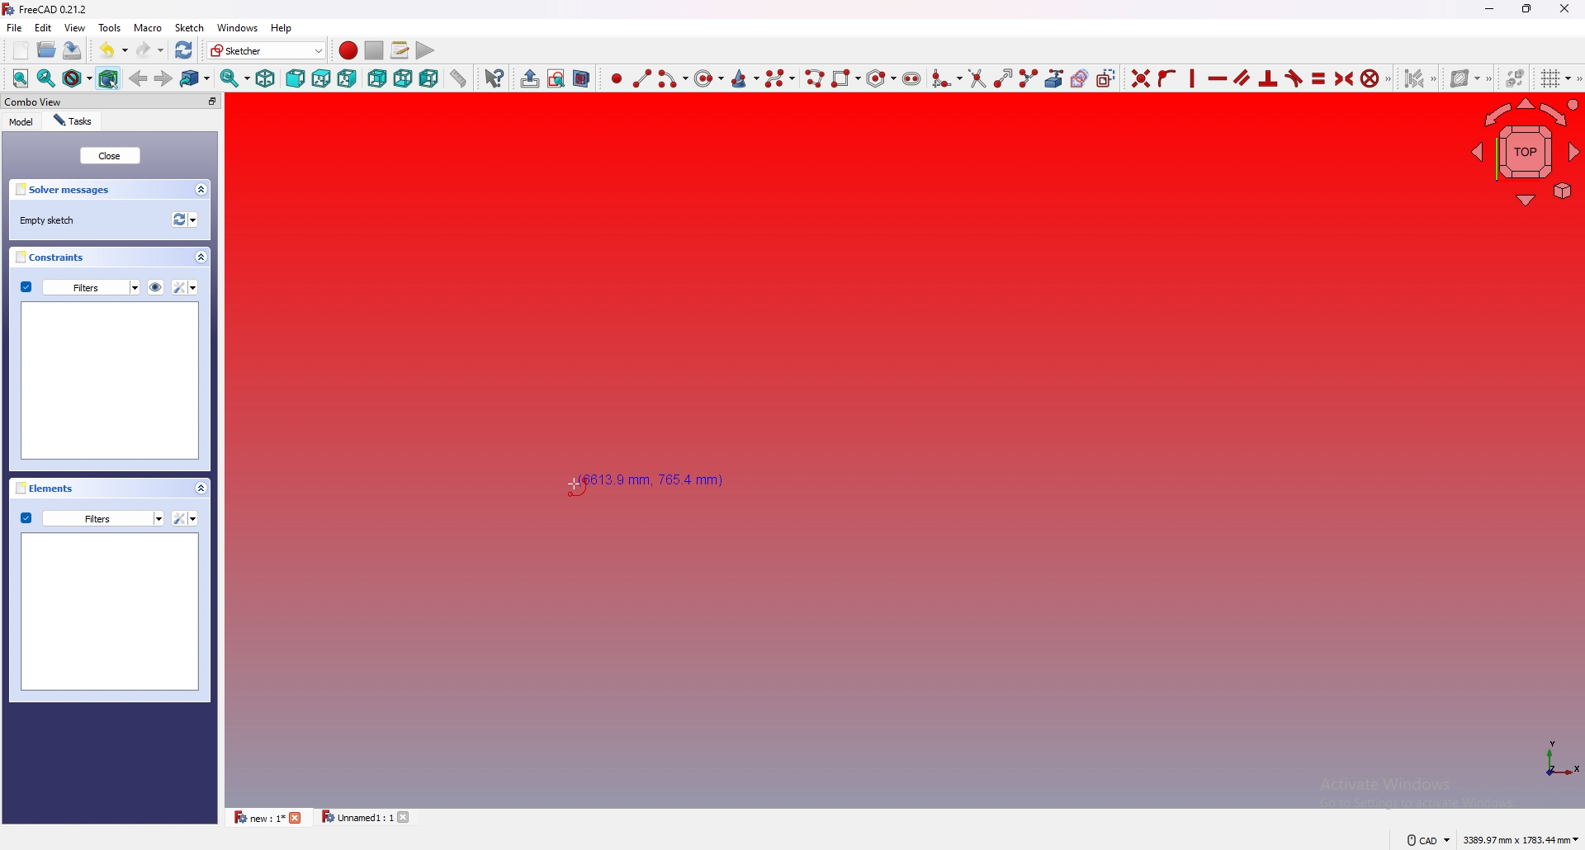 This screenshot has height=850, width=1585. Describe the element at coordinates (140, 78) in the screenshot. I see `back` at that location.